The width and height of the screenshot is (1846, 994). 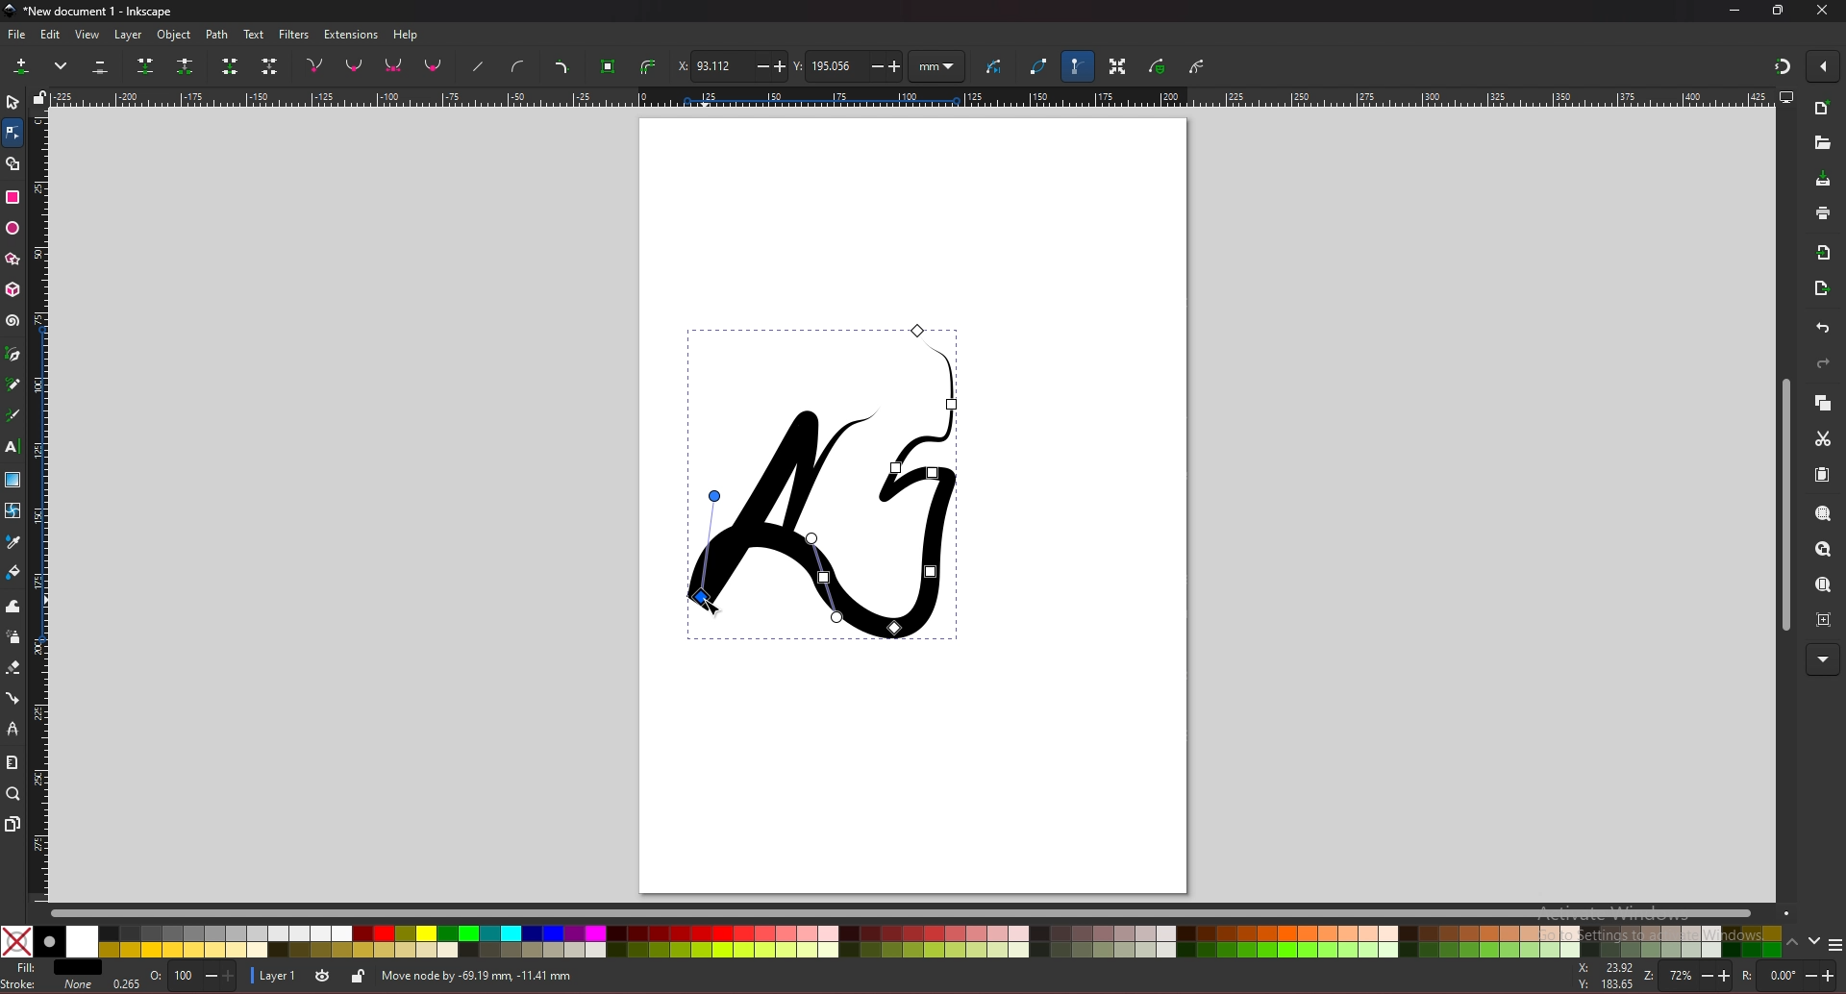 What do you see at coordinates (730, 65) in the screenshot?
I see `x coordinate` at bounding box center [730, 65].